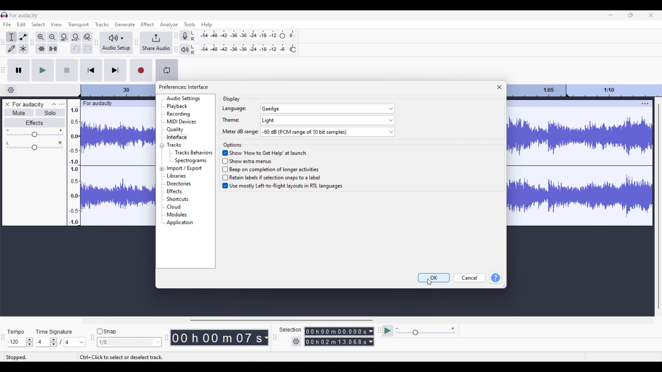 Image resolution: width=662 pixels, height=372 pixels. Describe the element at coordinates (178, 114) in the screenshot. I see `Recording` at that location.